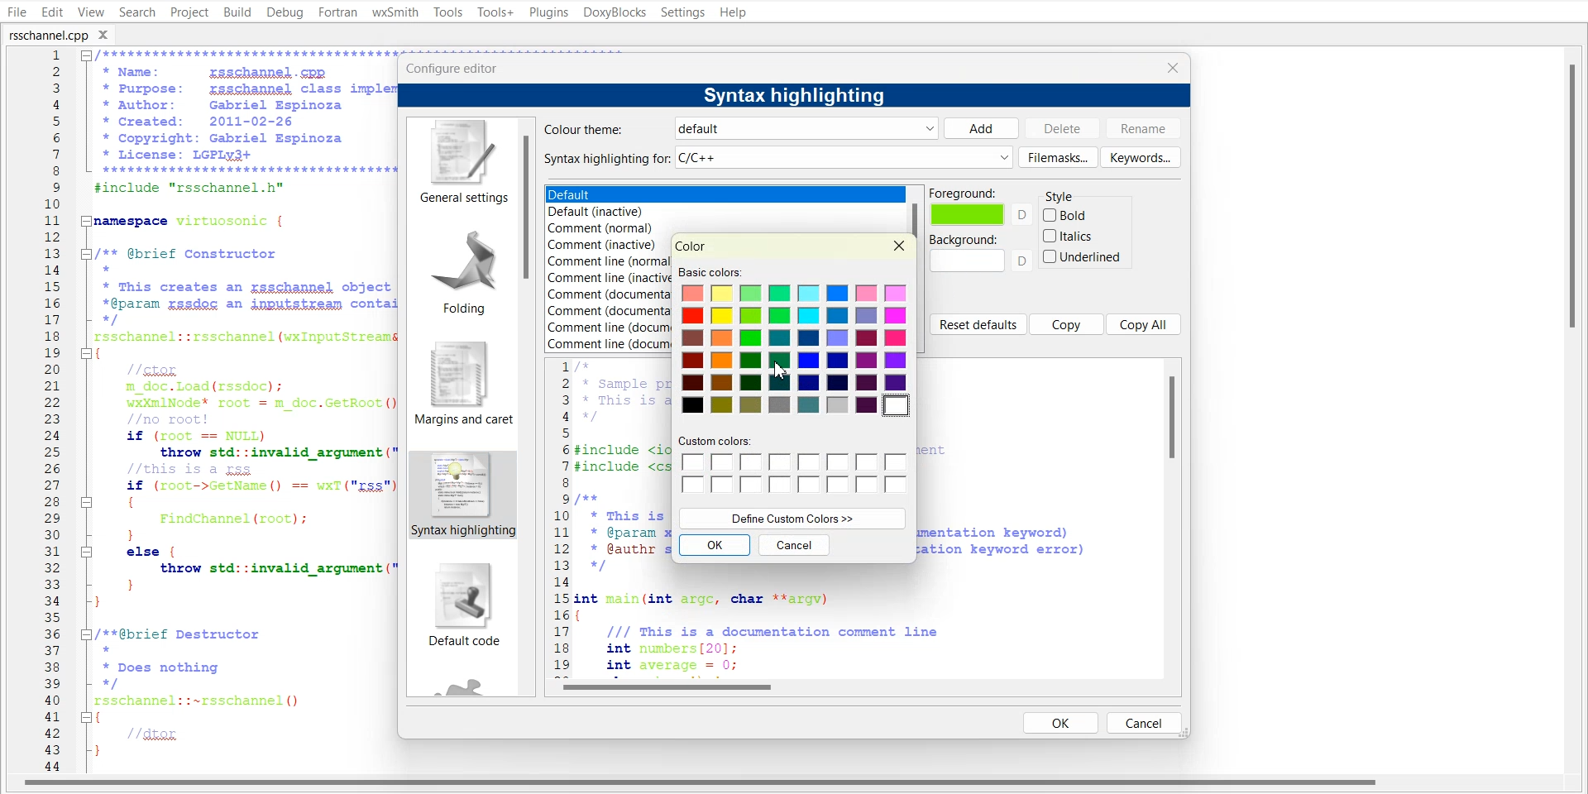 The image size is (1588, 794). Describe the element at coordinates (978, 324) in the screenshot. I see `Reset defaults` at that location.